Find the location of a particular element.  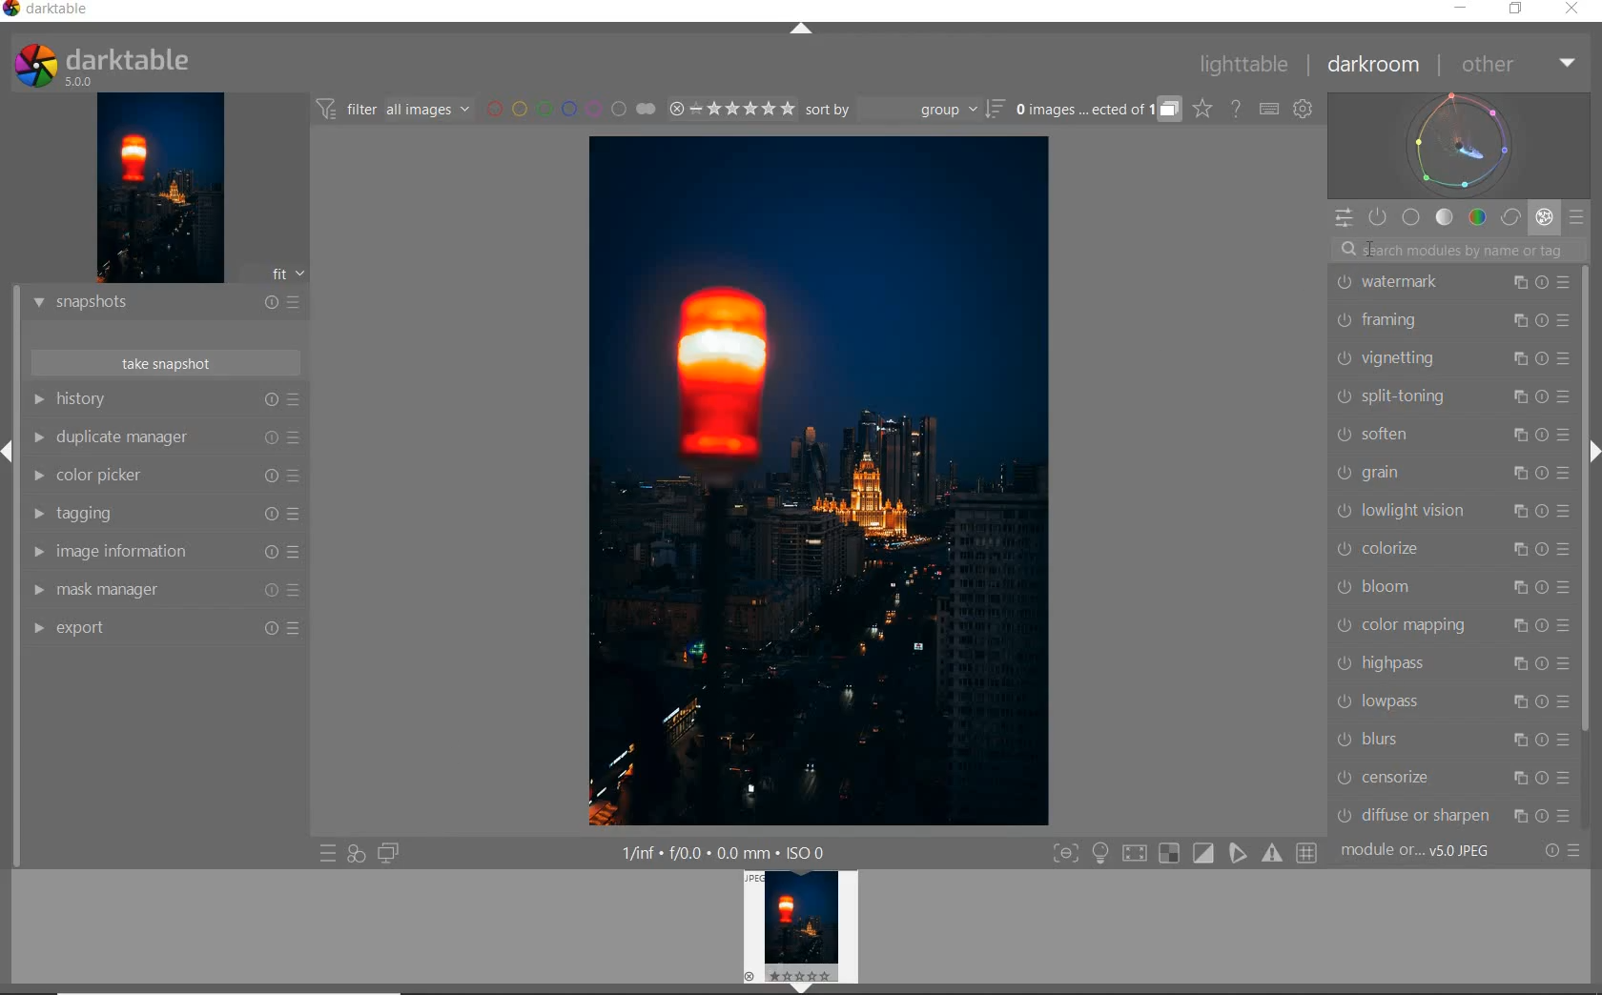

Preset and reset is located at coordinates (297, 437).